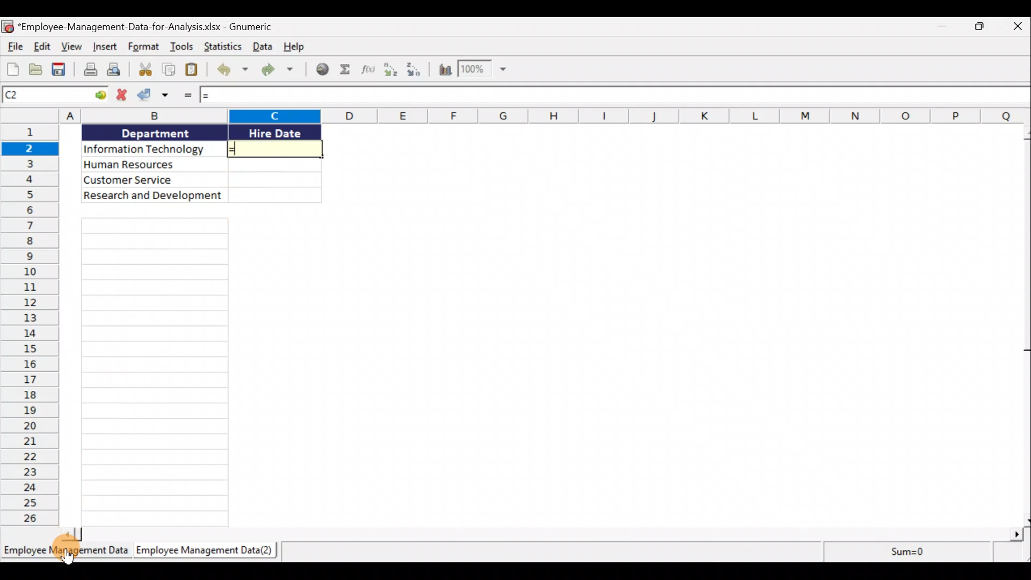  Describe the element at coordinates (912, 554) in the screenshot. I see `sum=0` at that location.